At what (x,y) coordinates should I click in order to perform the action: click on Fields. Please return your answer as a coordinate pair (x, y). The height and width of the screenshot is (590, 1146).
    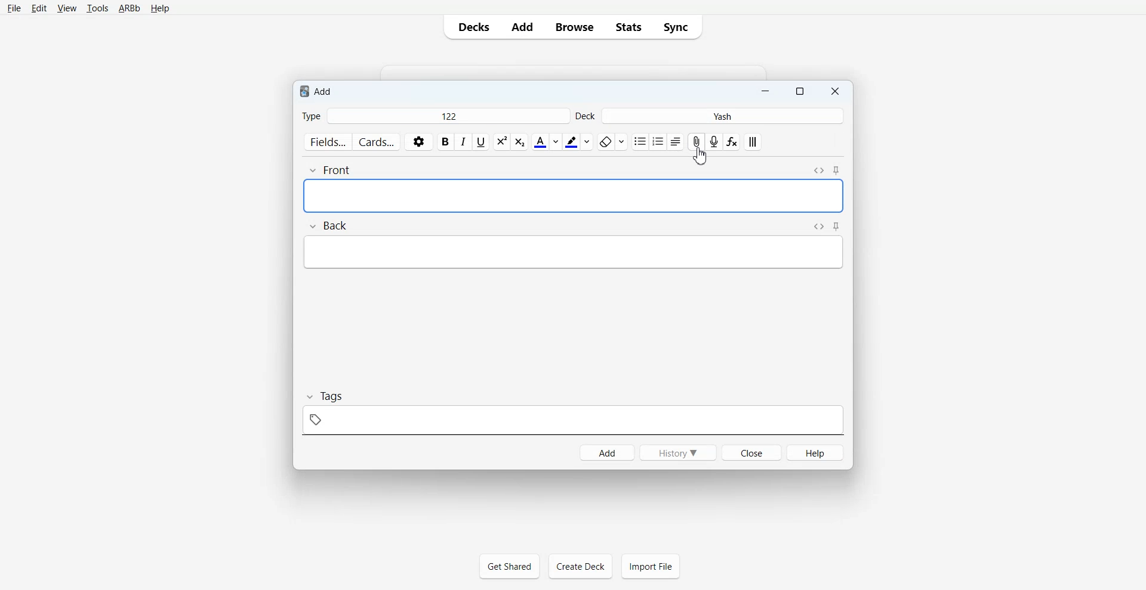
    Looking at the image, I should click on (328, 142).